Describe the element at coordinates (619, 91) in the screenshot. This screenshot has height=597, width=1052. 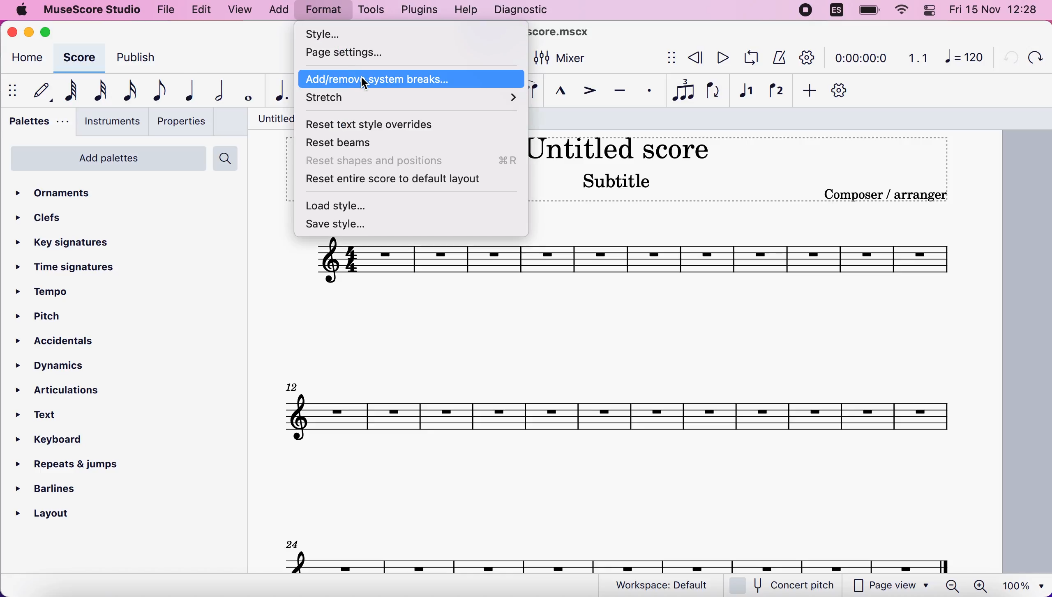
I see `tenuto` at that location.